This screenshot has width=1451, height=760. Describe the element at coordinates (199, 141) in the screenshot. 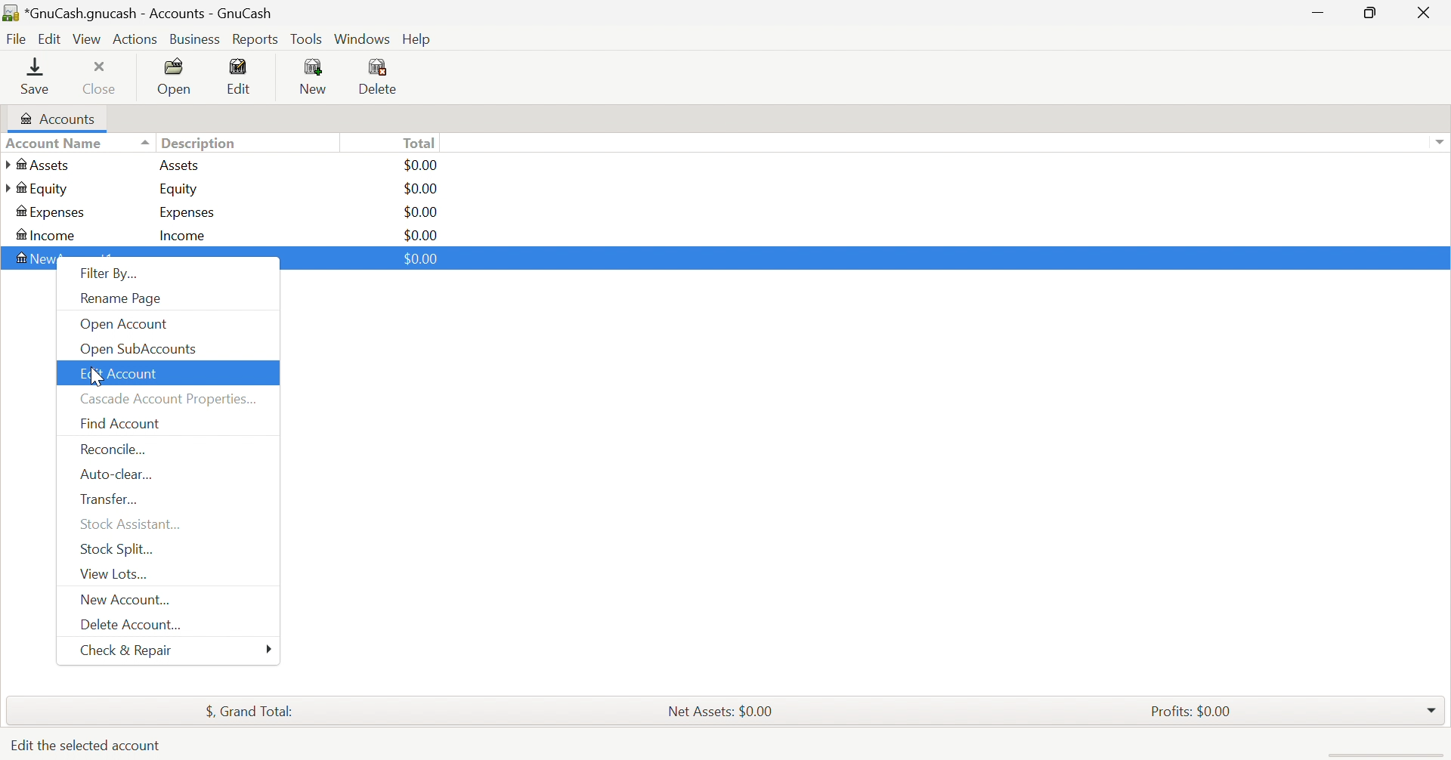

I see `Description` at that location.